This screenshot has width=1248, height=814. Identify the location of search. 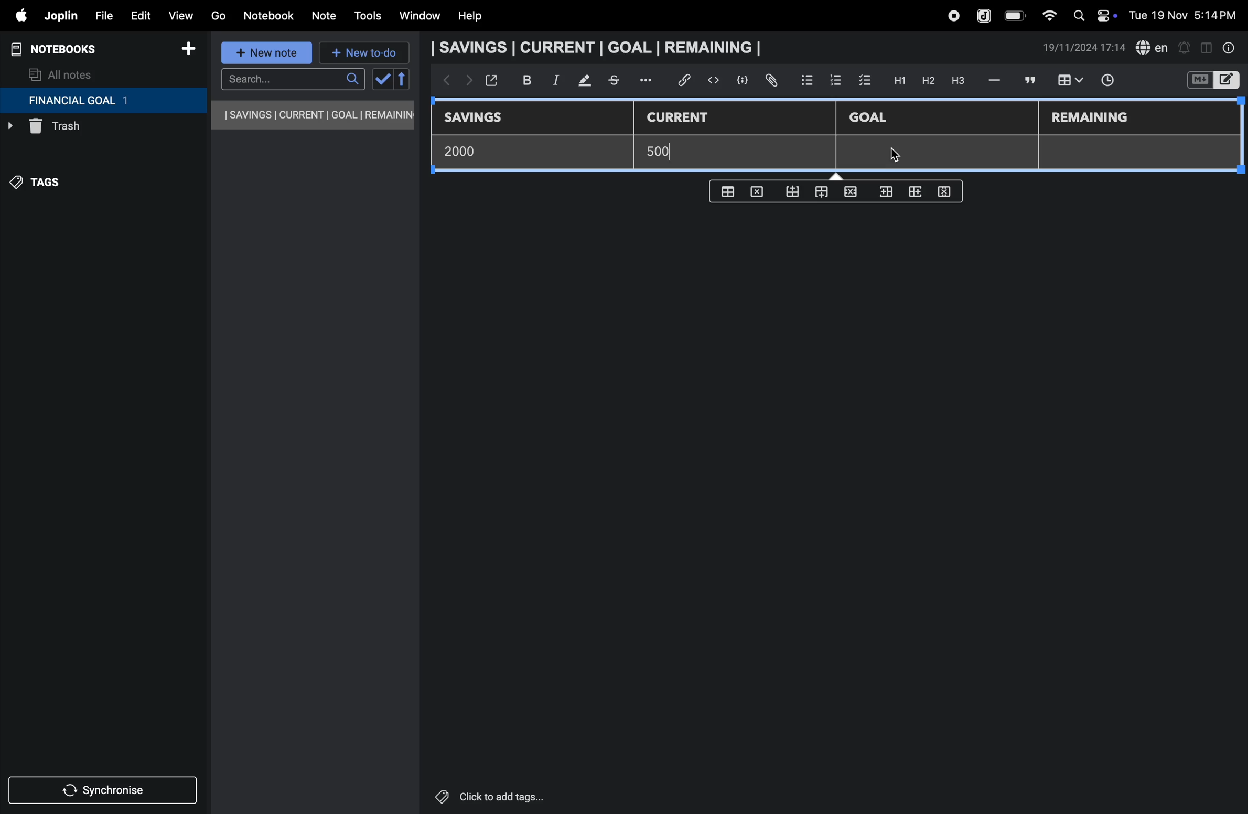
(293, 79).